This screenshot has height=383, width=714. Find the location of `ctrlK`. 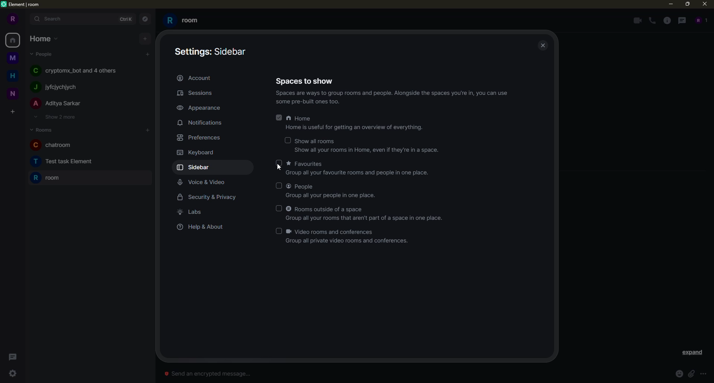

ctrlK is located at coordinates (126, 19).